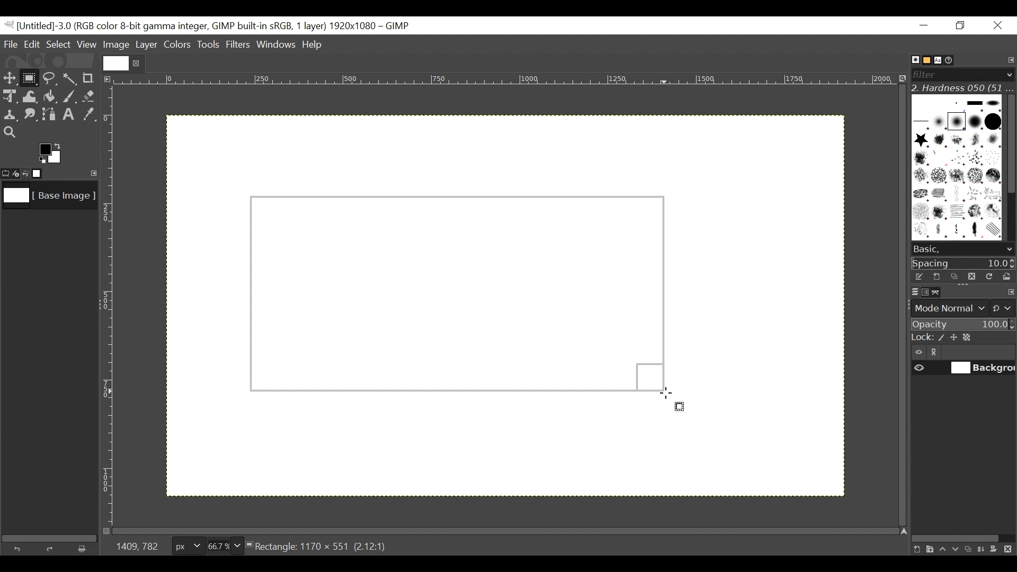  Describe the element at coordinates (92, 173) in the screenshot. I see `Configure this tab` at that location.